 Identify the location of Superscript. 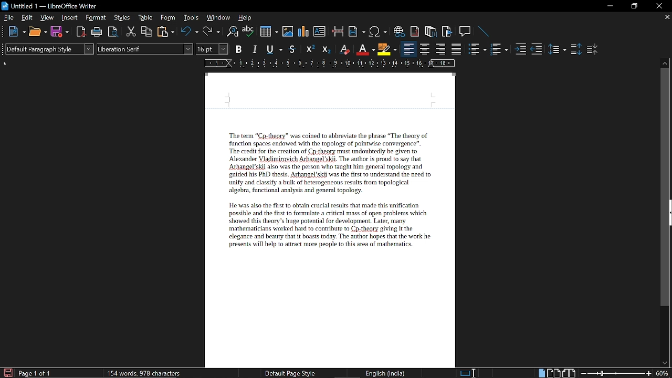
(310, 48).